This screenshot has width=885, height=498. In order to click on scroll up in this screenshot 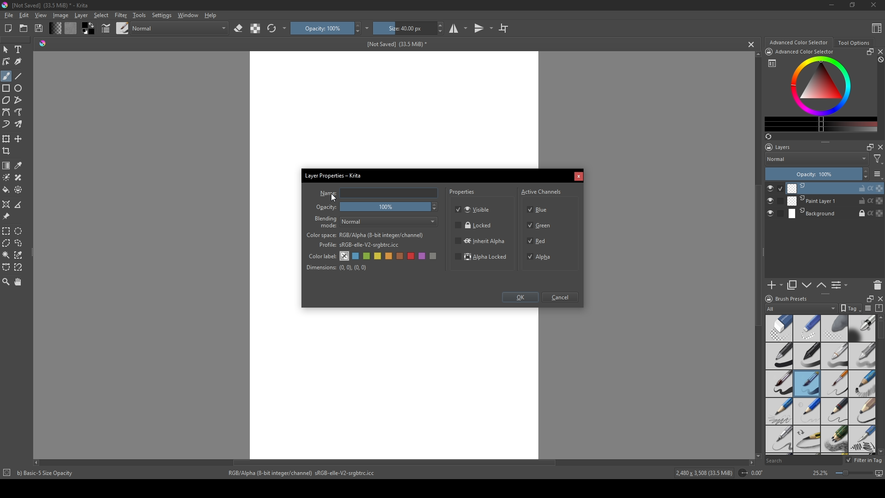, I will do `click(756, 54)`.